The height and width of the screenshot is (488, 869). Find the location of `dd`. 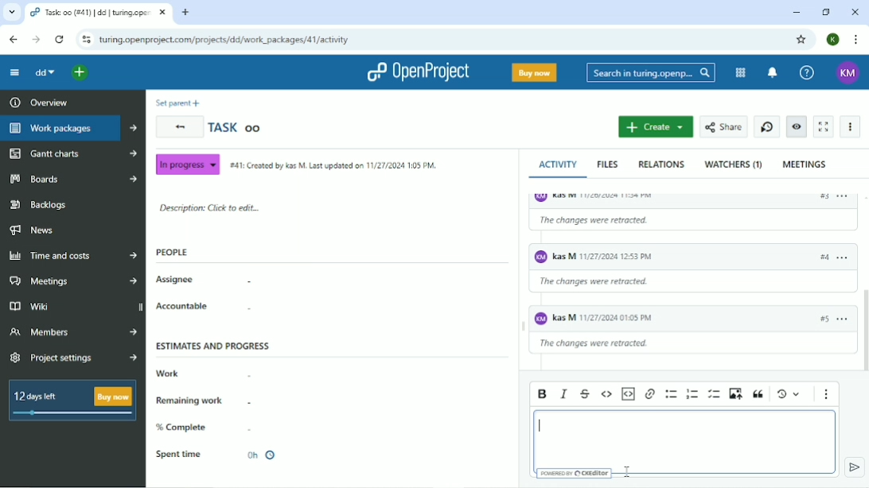

dd is located at coordinates (45, 74).